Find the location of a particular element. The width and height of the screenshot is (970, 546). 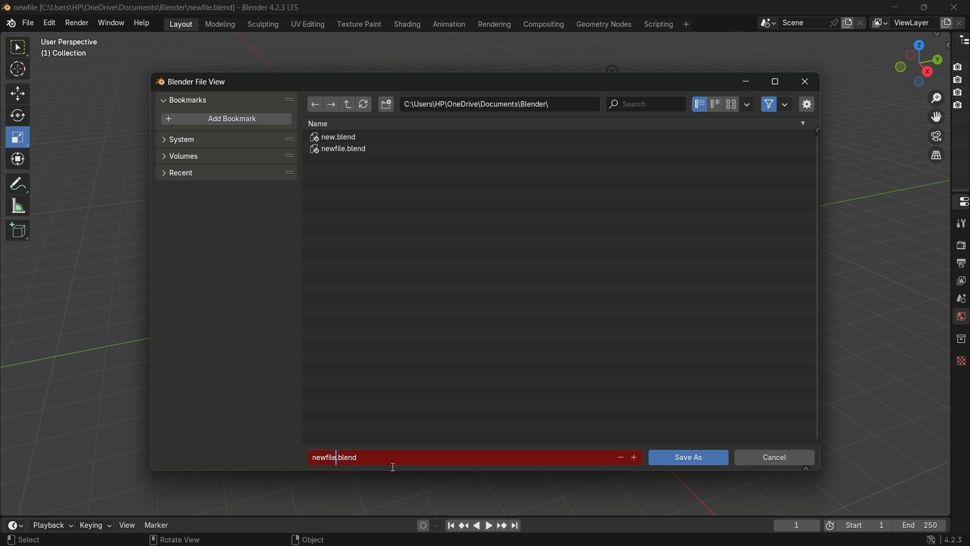

cancel is located at coordinates (775, 459).